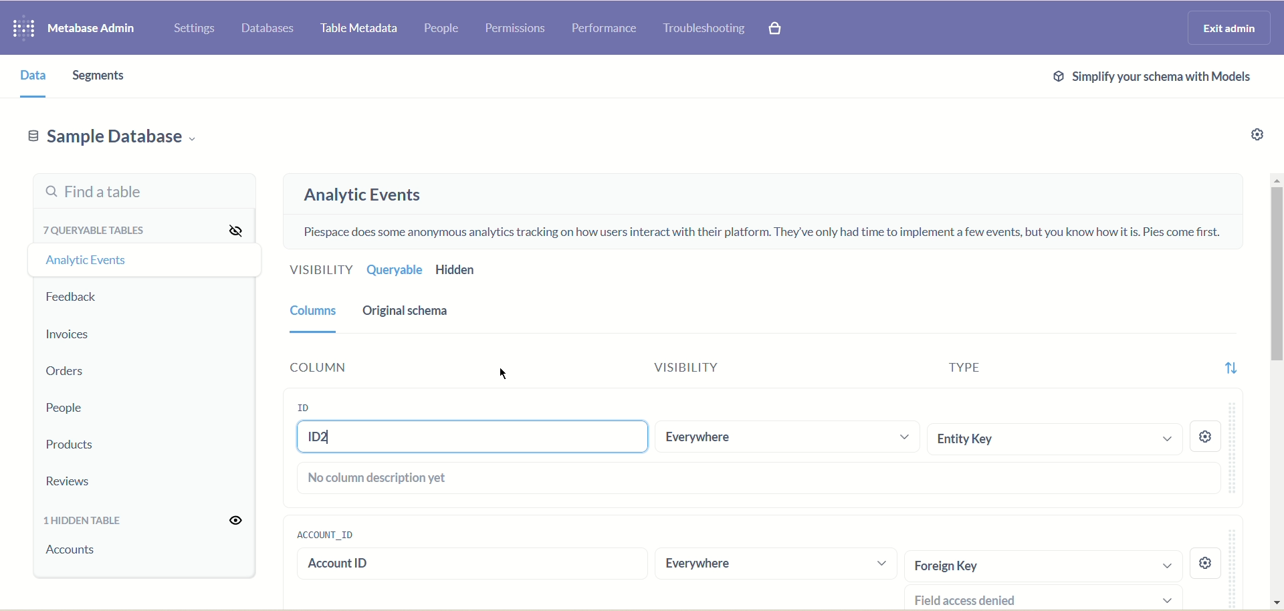 This screenshot has width=1284, height=611. Describe the element at coordinates (437, 312) in the screenshot. I see `Original schema` at that location.